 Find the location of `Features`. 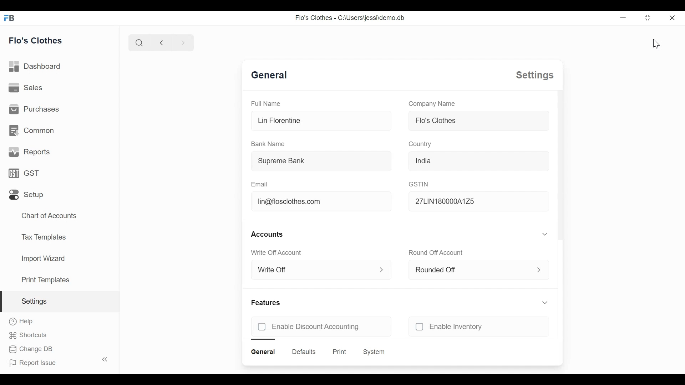

Features is located at coordinates (268, 301).